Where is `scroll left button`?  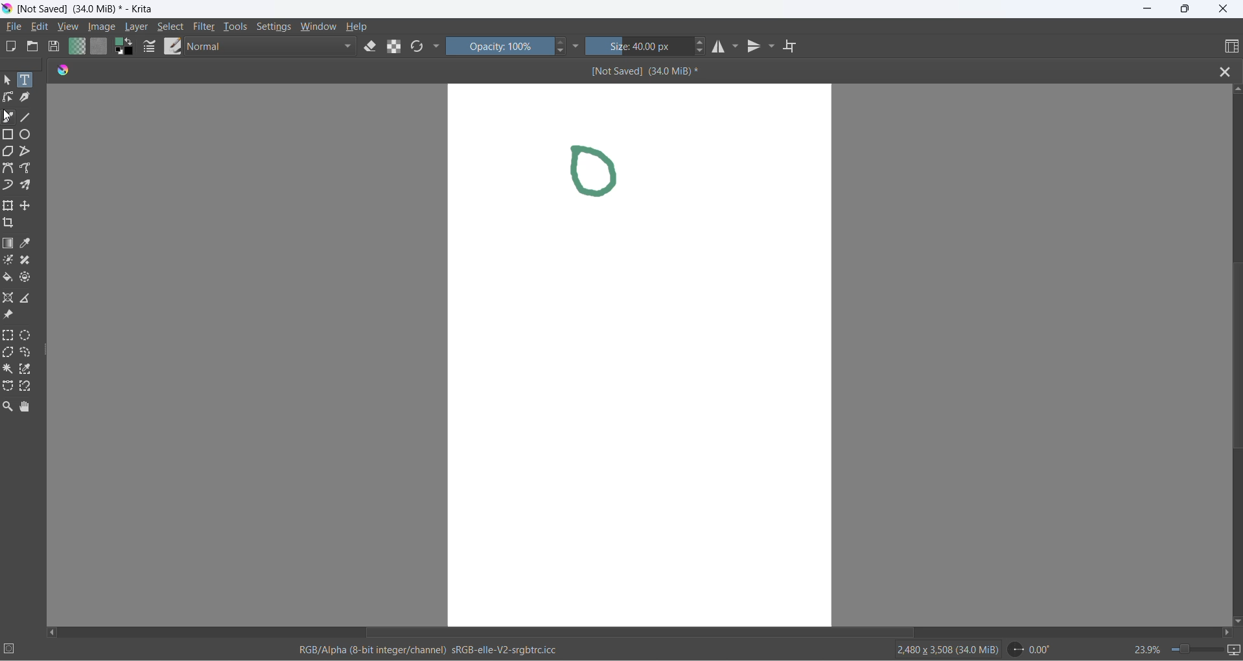
scroll left button is located at coordinates (56, 629).